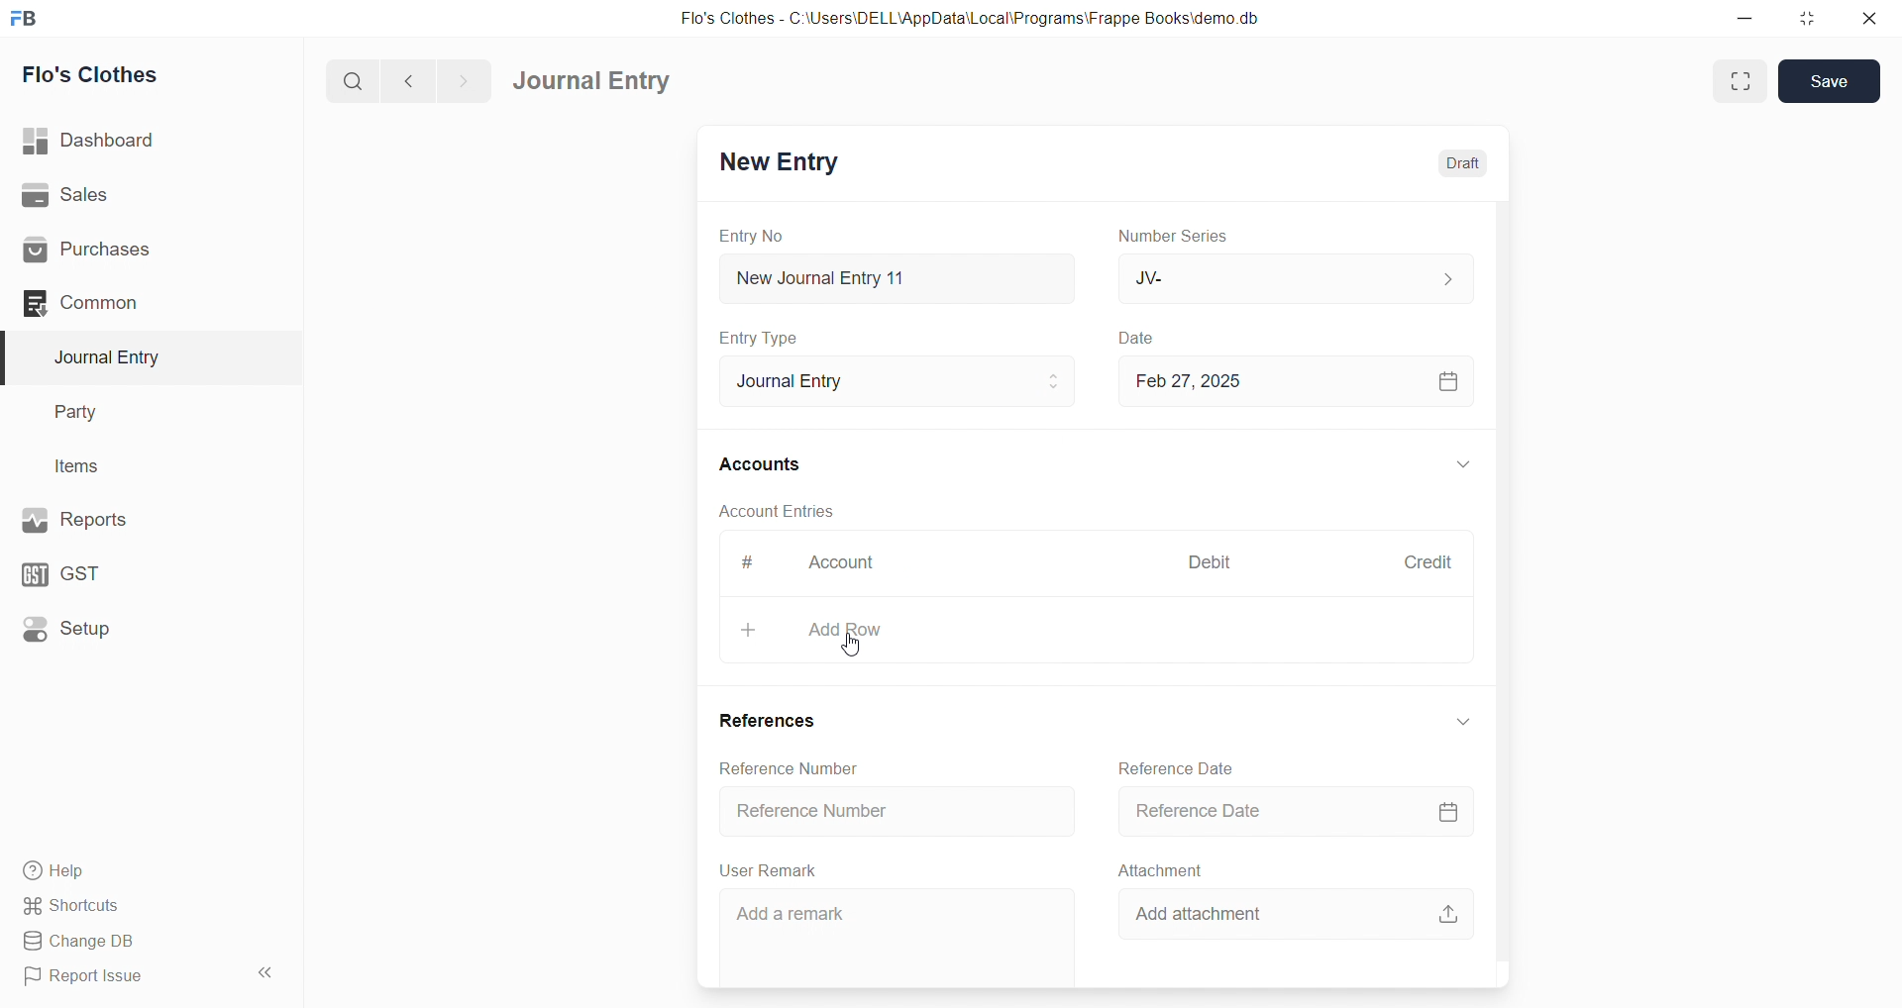 This screenshot has height=1008, width=1902. What do you see at coordinates (751, 237) in the screenshot?
I see `Entry No` at bounding box center [751, 237].